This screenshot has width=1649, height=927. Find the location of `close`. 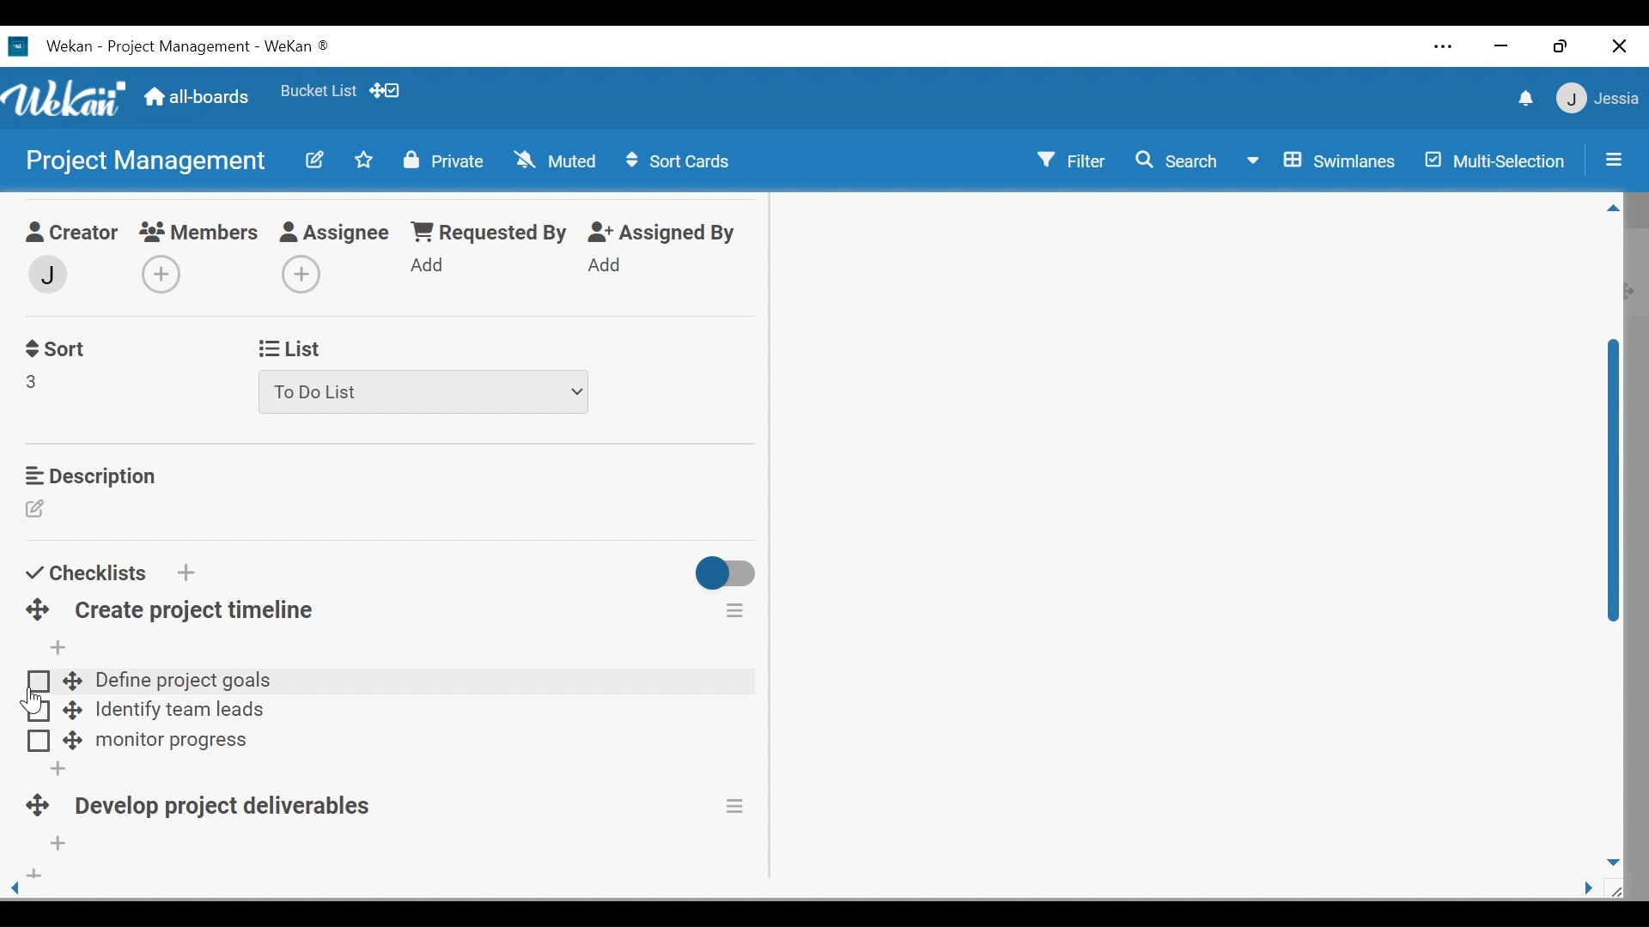

close is located at coordinates (1619, 46).